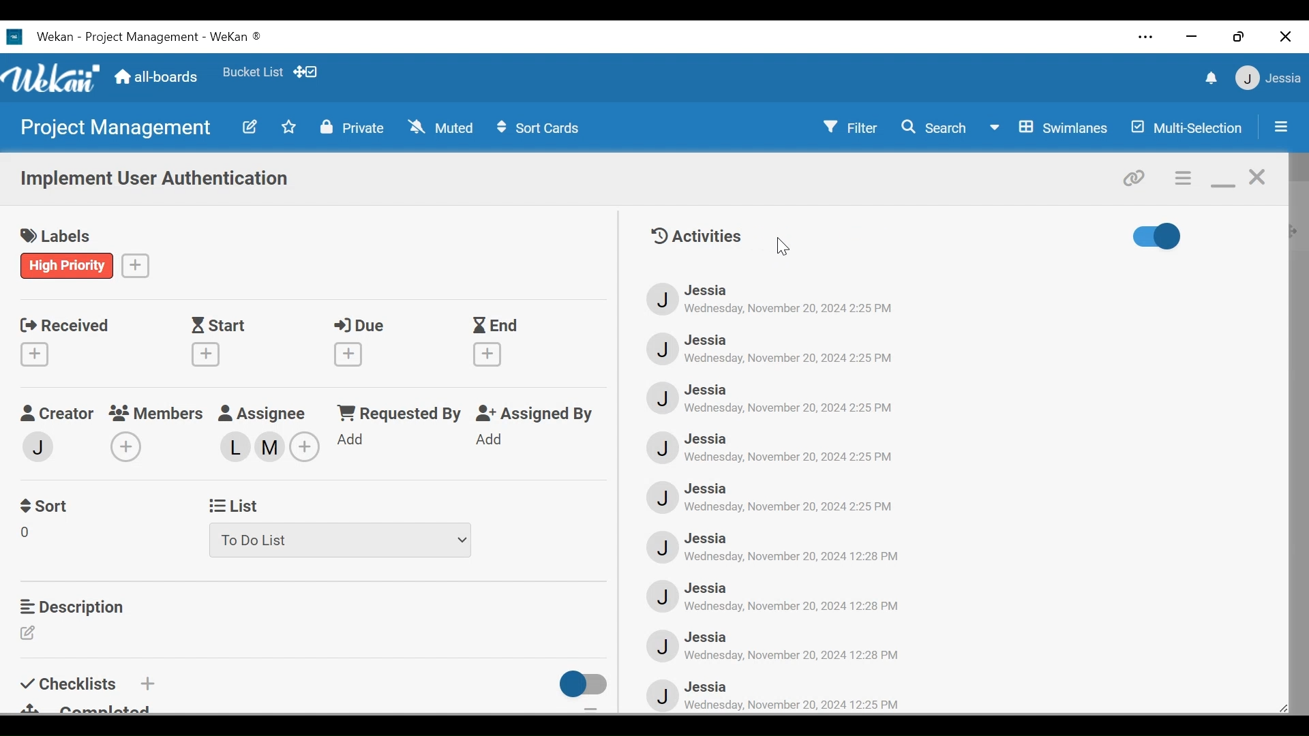  What do you see at coordinates (707, 388) in the screenshot?
I see `Member Name` at bounding box center [707, 388].